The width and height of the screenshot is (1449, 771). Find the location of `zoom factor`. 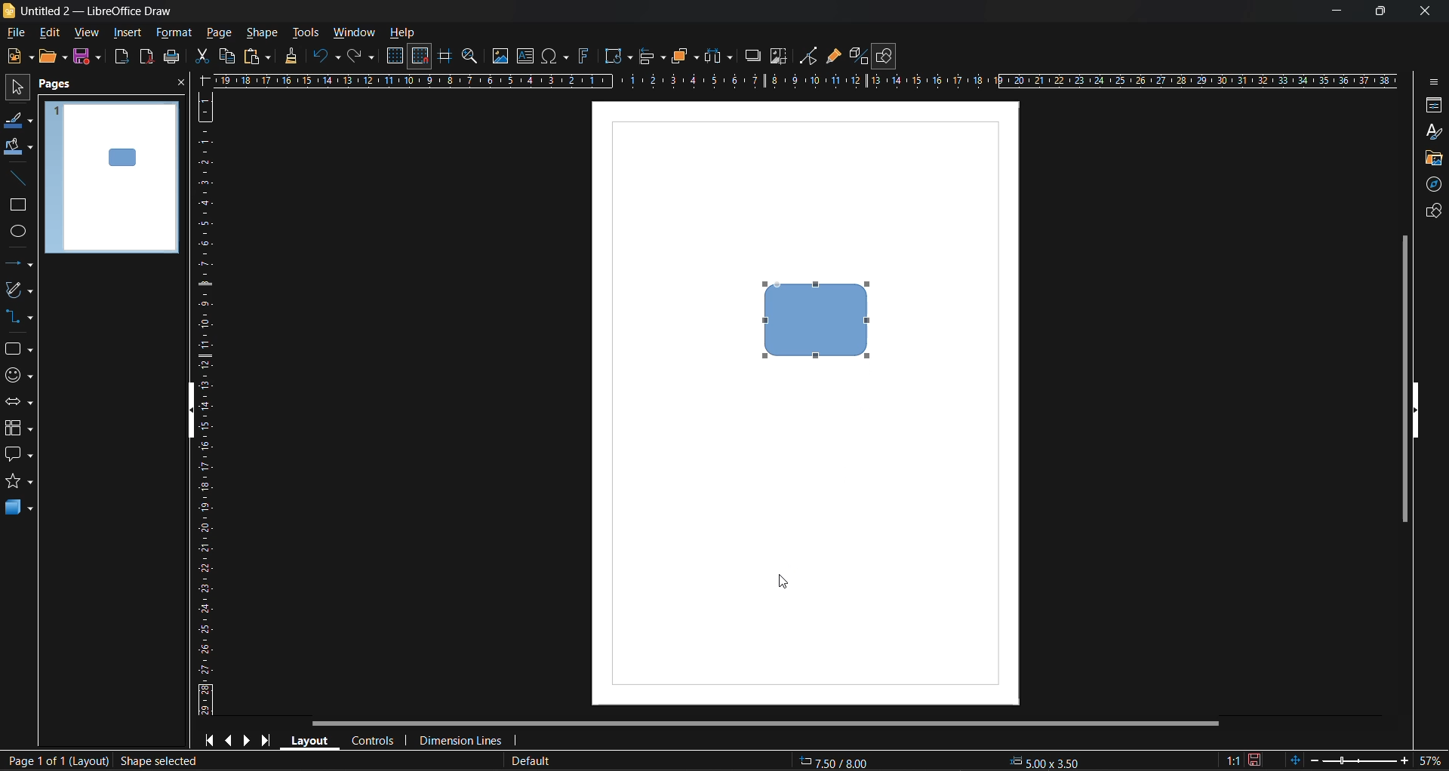

zoom factor is located at coordinates (1429, 760).